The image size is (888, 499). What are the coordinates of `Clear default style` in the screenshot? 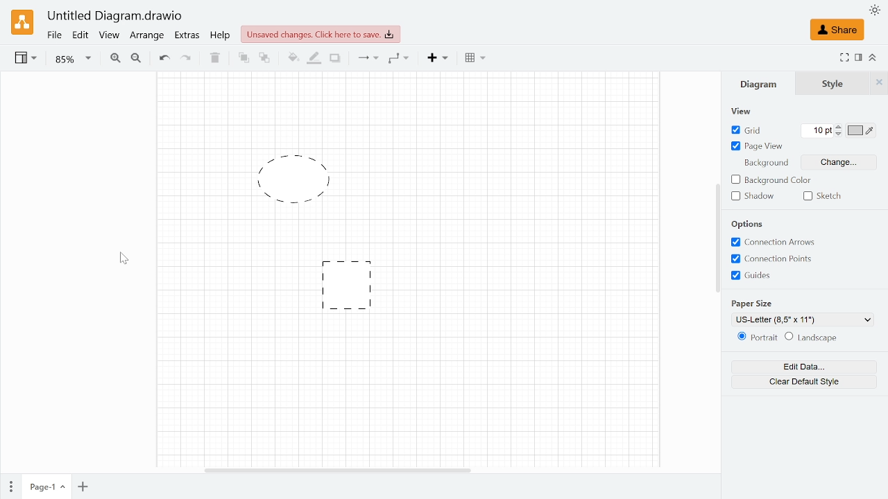 It's located at (803, 382).